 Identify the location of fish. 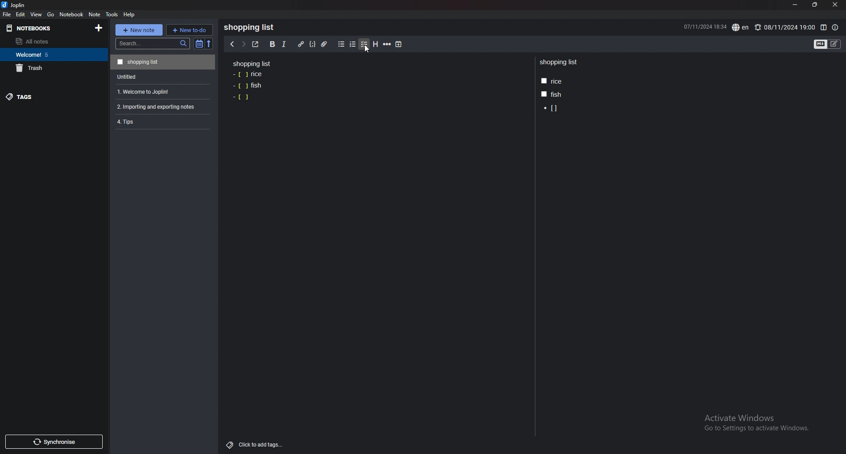
(247, 85).